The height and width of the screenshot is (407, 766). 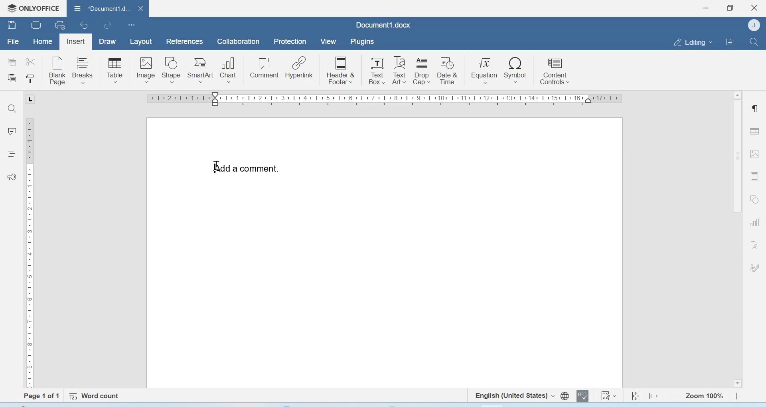 I want to click on cursor, so click(x=217, y=162).